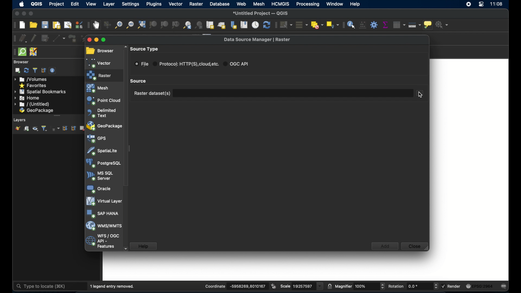  What do you see at coordinates (103, 163) in the screenshot?
I see `postgresql` at bounding box center [103, 163].